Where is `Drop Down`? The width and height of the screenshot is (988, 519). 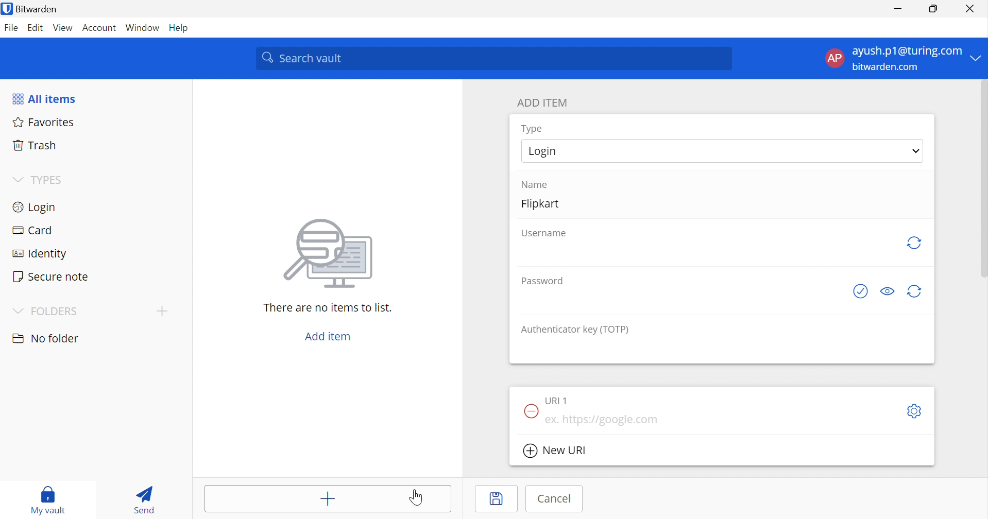
Drop Down is located at coordinates (18, 312).